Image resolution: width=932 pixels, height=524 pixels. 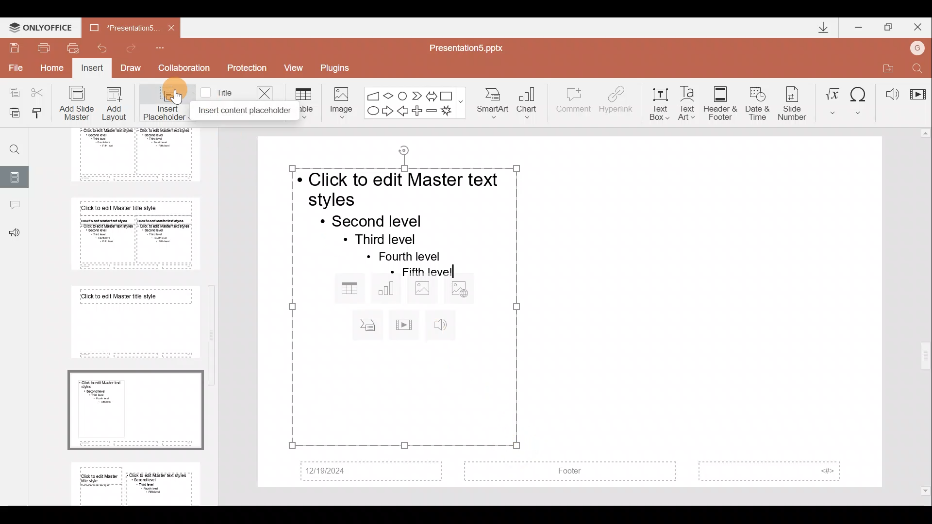 What do you see at coordinates (101, 48) in the screenshot?
I see `Undo` at bounding box center [101, 48].